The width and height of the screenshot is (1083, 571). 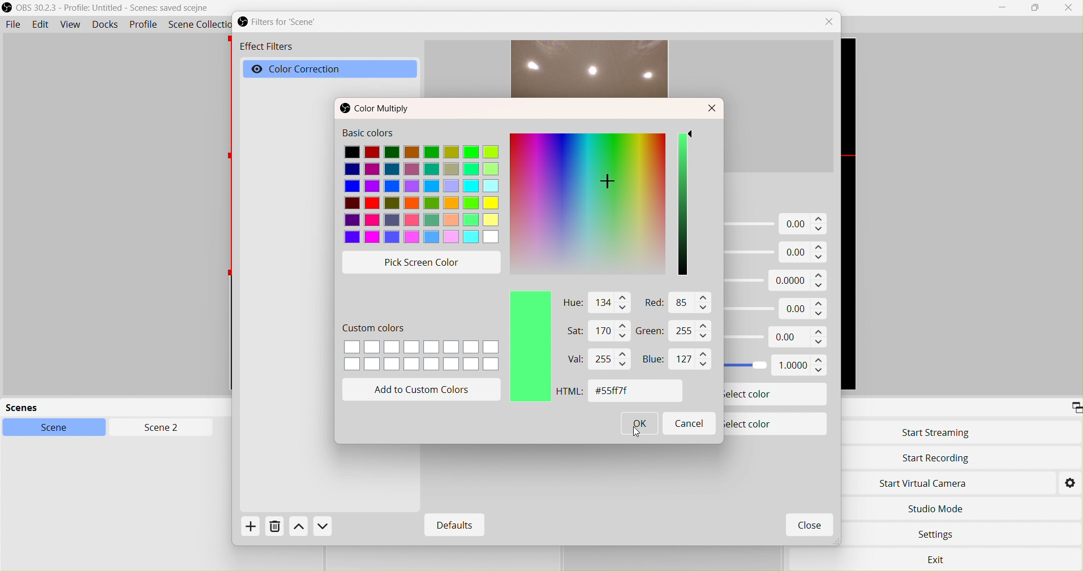 I want to click on File, so click(x=13, y=25).